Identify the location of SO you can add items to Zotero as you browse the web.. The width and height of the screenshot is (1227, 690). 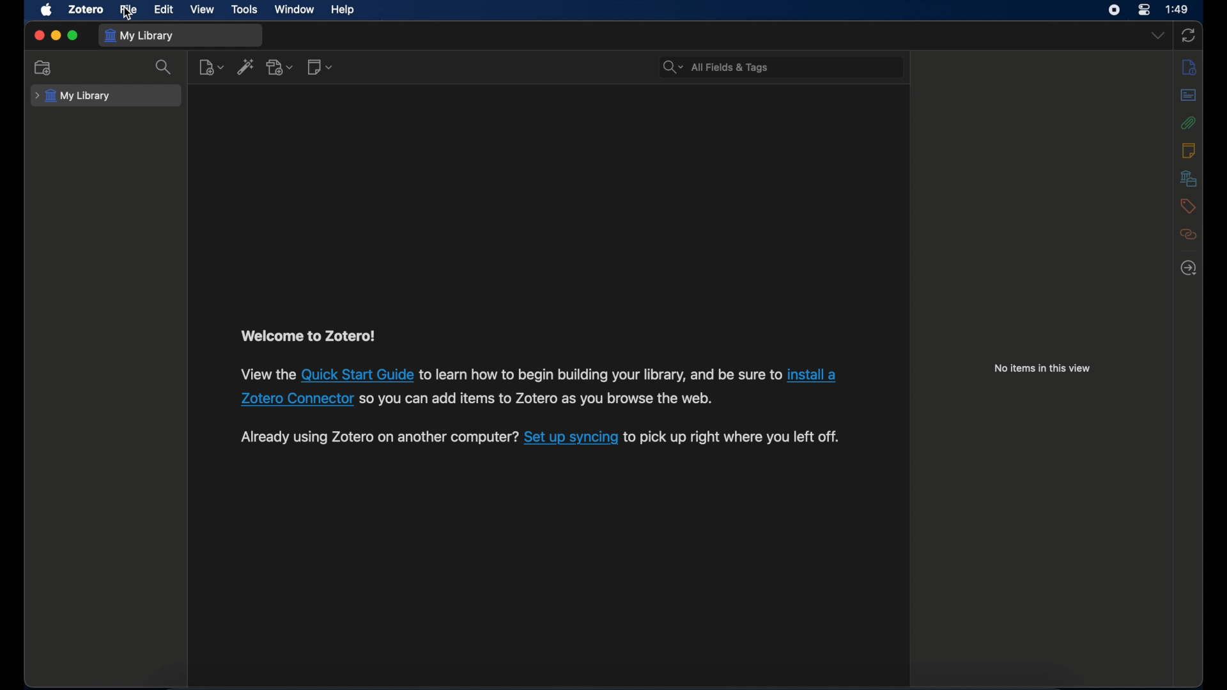
(537, 400).